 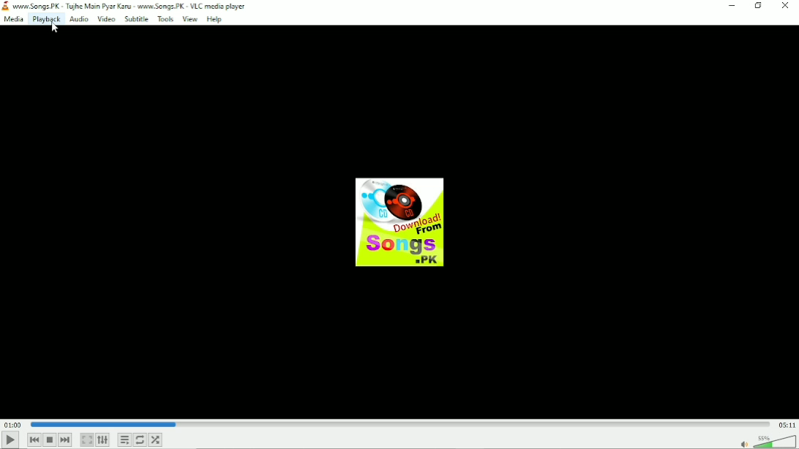 What do you see at coordinates (155, 440) in the screenshot?
I see `Random` at bounding box center [155, 440].